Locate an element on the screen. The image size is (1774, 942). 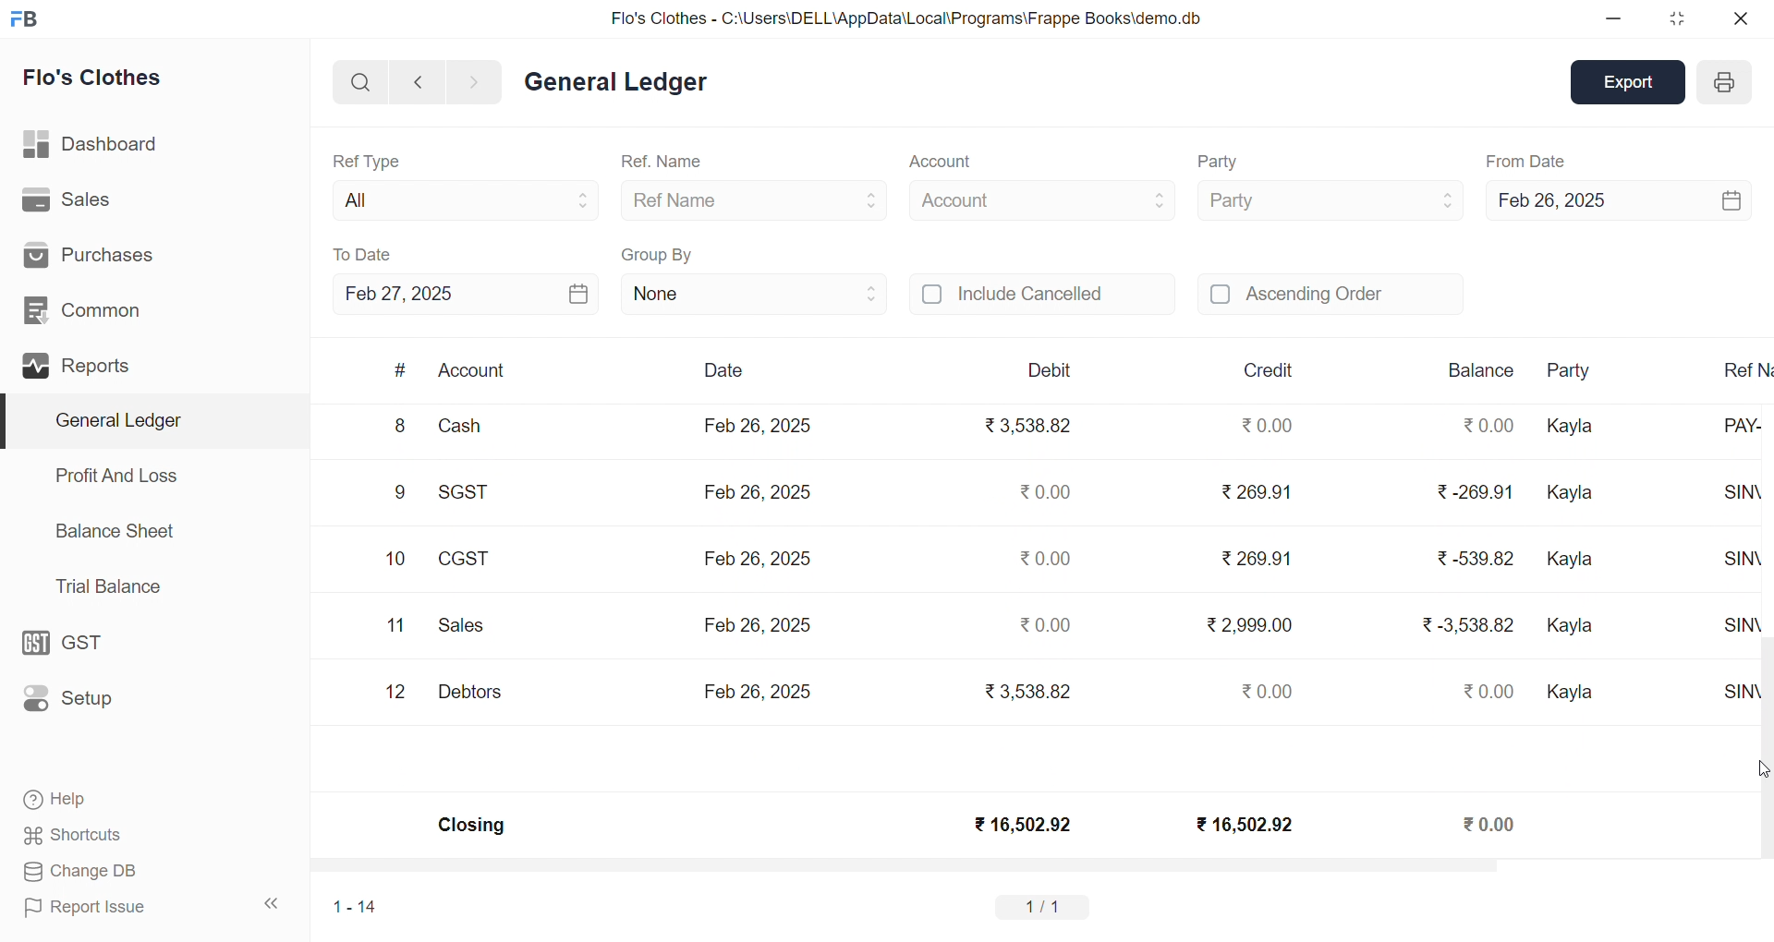
₹0.00 is located at coordinates (1493, 691).